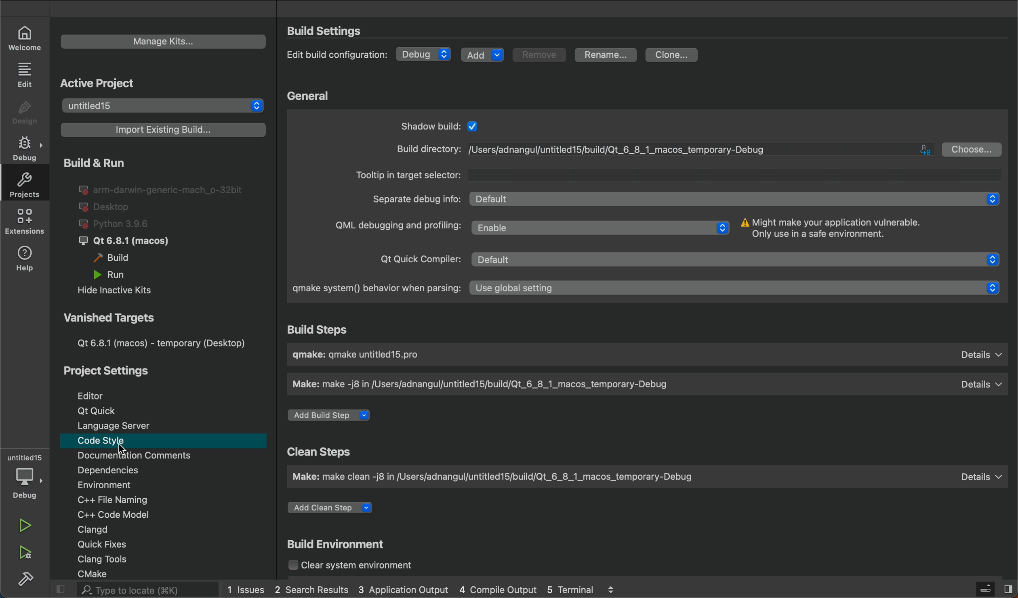  Describe the element at coordinates (157, 330) in the screenshot. I see `targets` at that location.